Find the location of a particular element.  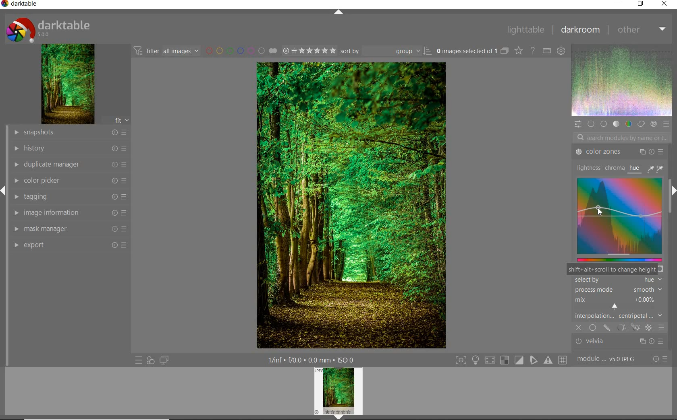

lightness is located at coordinates (587, 168).